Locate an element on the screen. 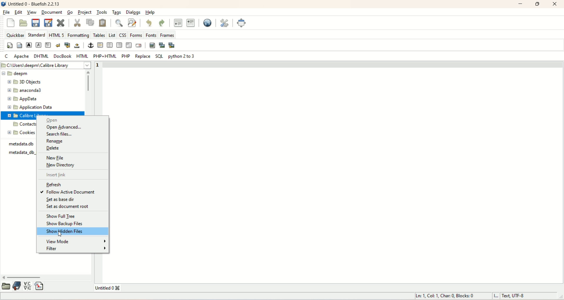 The height and width of the screenshot is (300, 564). file is located at coordinates (7, 11).